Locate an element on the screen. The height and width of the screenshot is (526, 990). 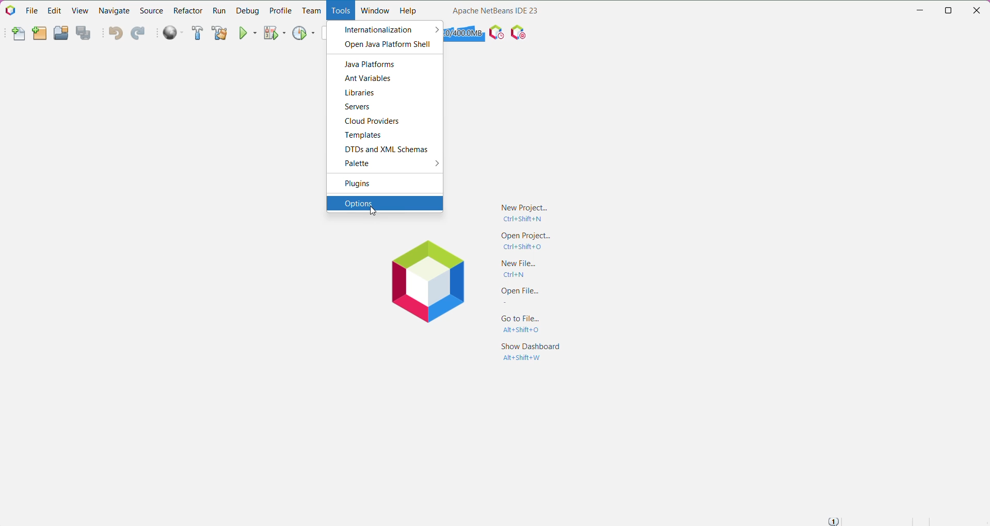
Profile the IDE is located at coordinates (496, 32).